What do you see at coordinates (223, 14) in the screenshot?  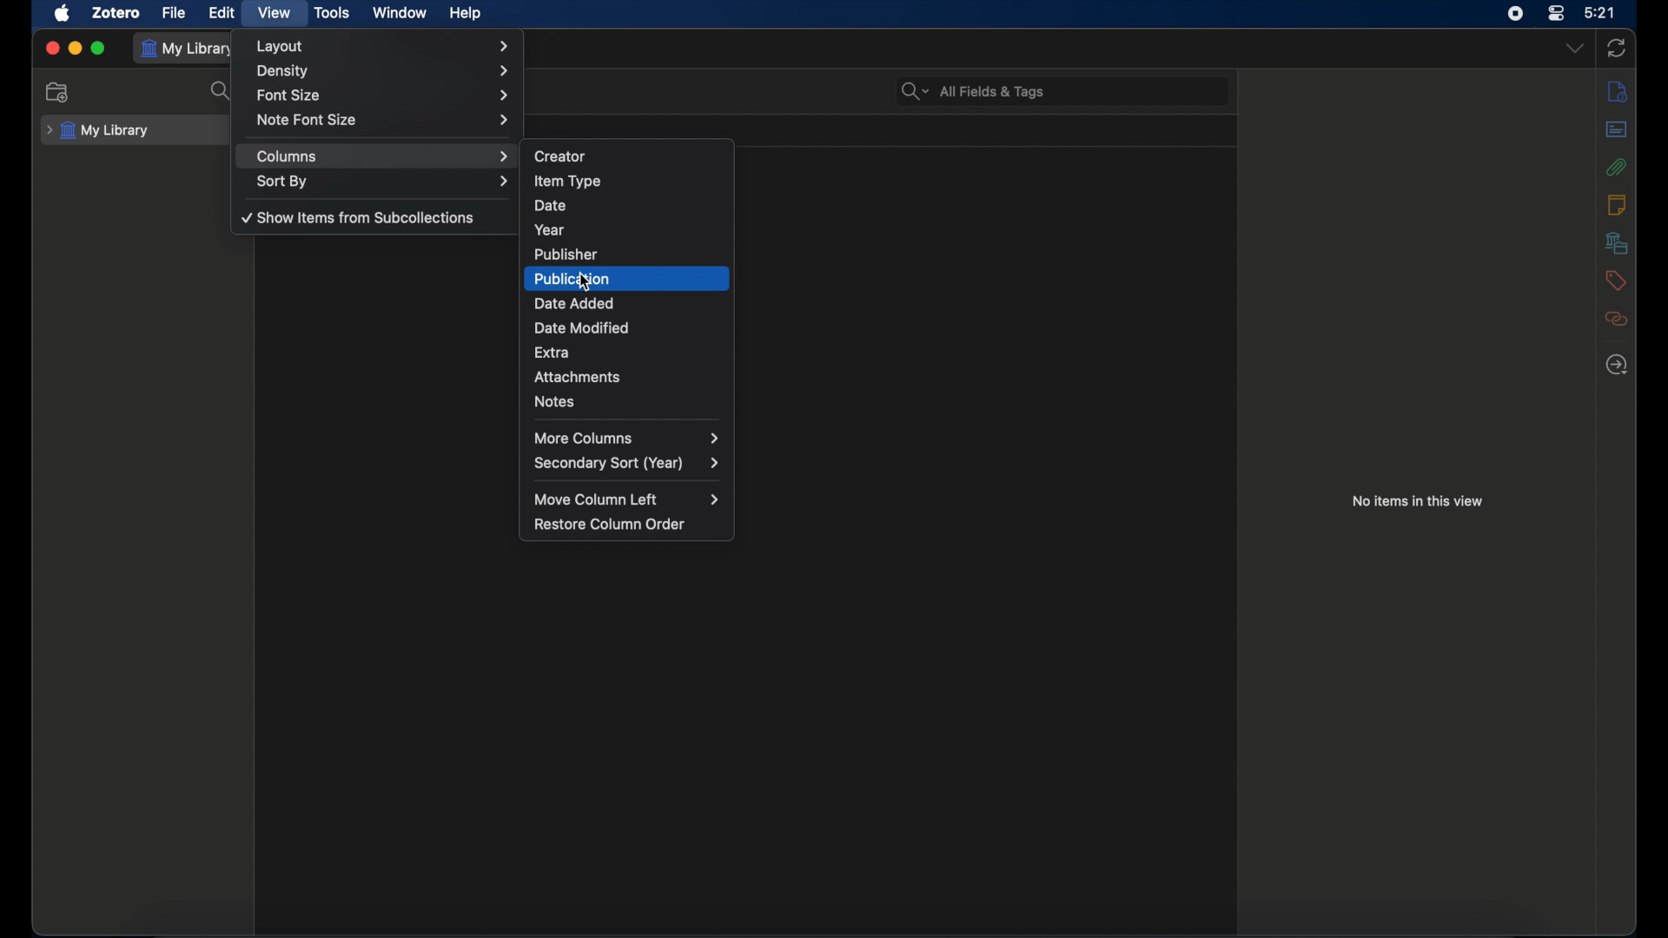 I see `edit` at bounding box center [223, 14].